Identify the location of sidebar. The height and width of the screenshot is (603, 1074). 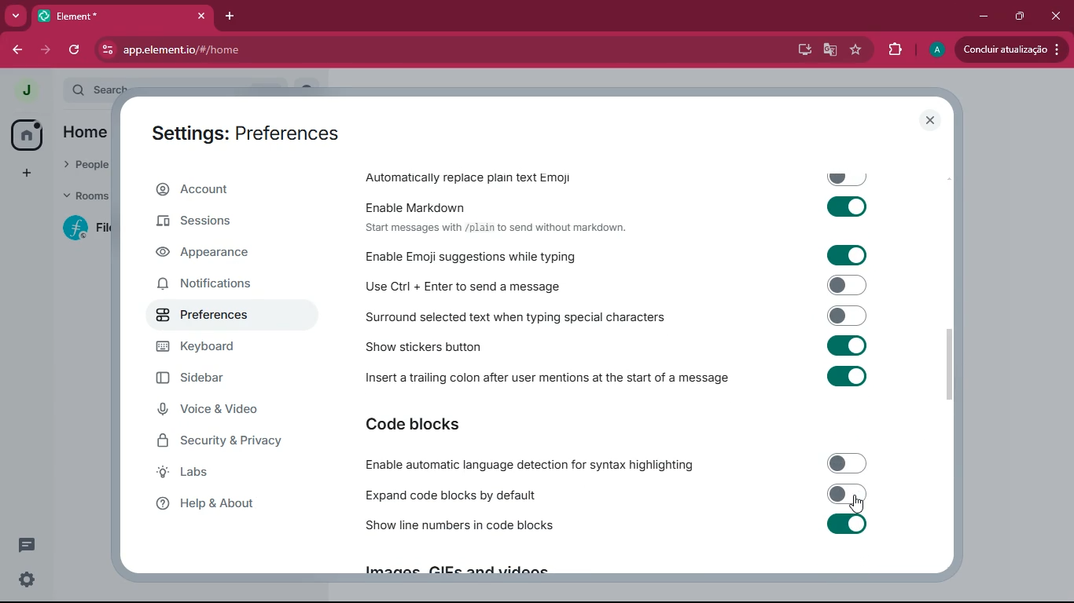
(219, 378).